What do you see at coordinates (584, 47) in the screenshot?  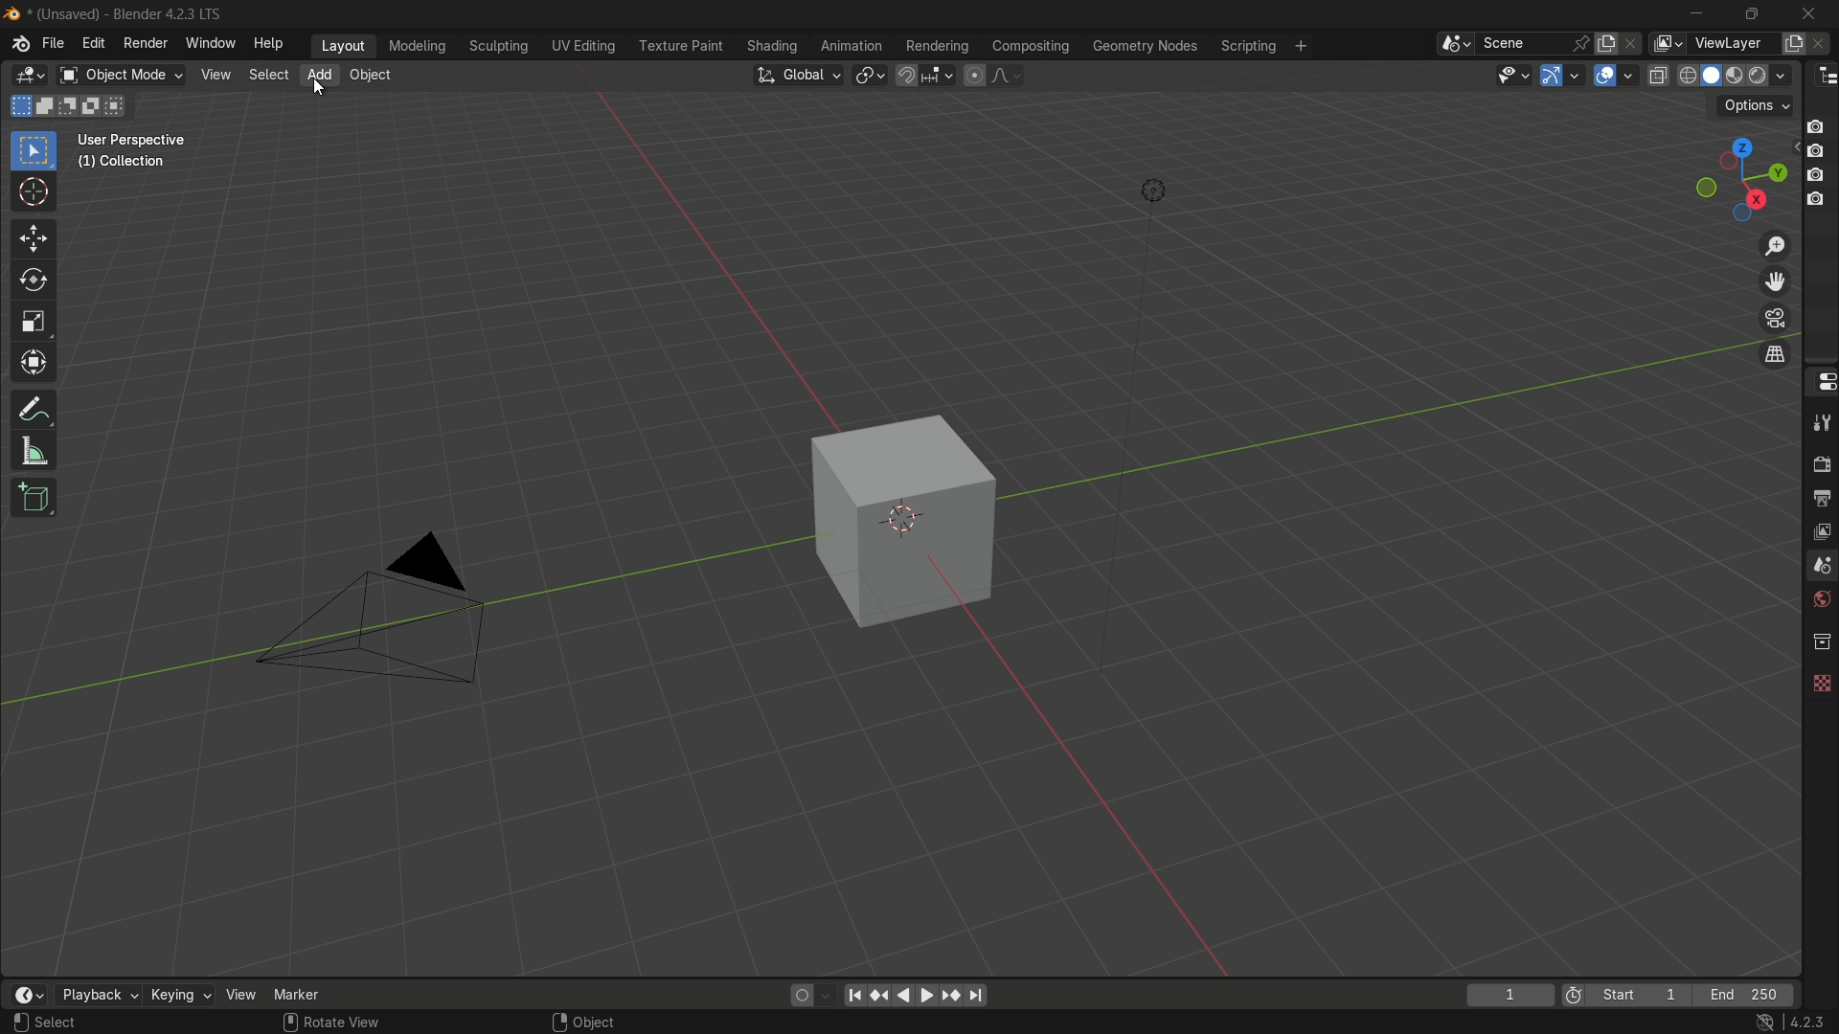 I see `uv editing menu` at bounding box center [584, 47].